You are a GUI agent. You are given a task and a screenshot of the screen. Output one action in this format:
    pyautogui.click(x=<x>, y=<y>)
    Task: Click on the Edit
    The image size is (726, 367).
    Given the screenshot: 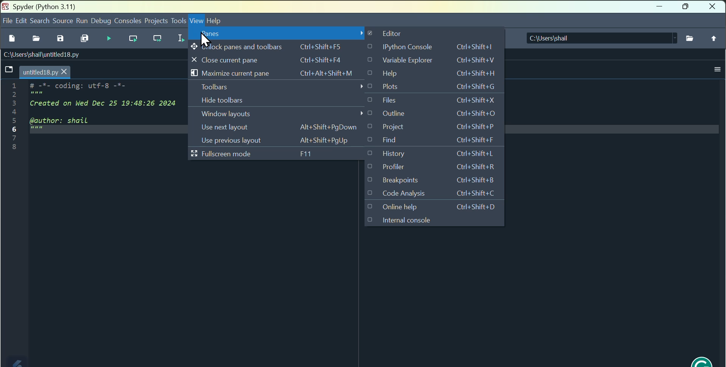 What is the action you would take?
    pyautogui.click(x=21, y=21)
    